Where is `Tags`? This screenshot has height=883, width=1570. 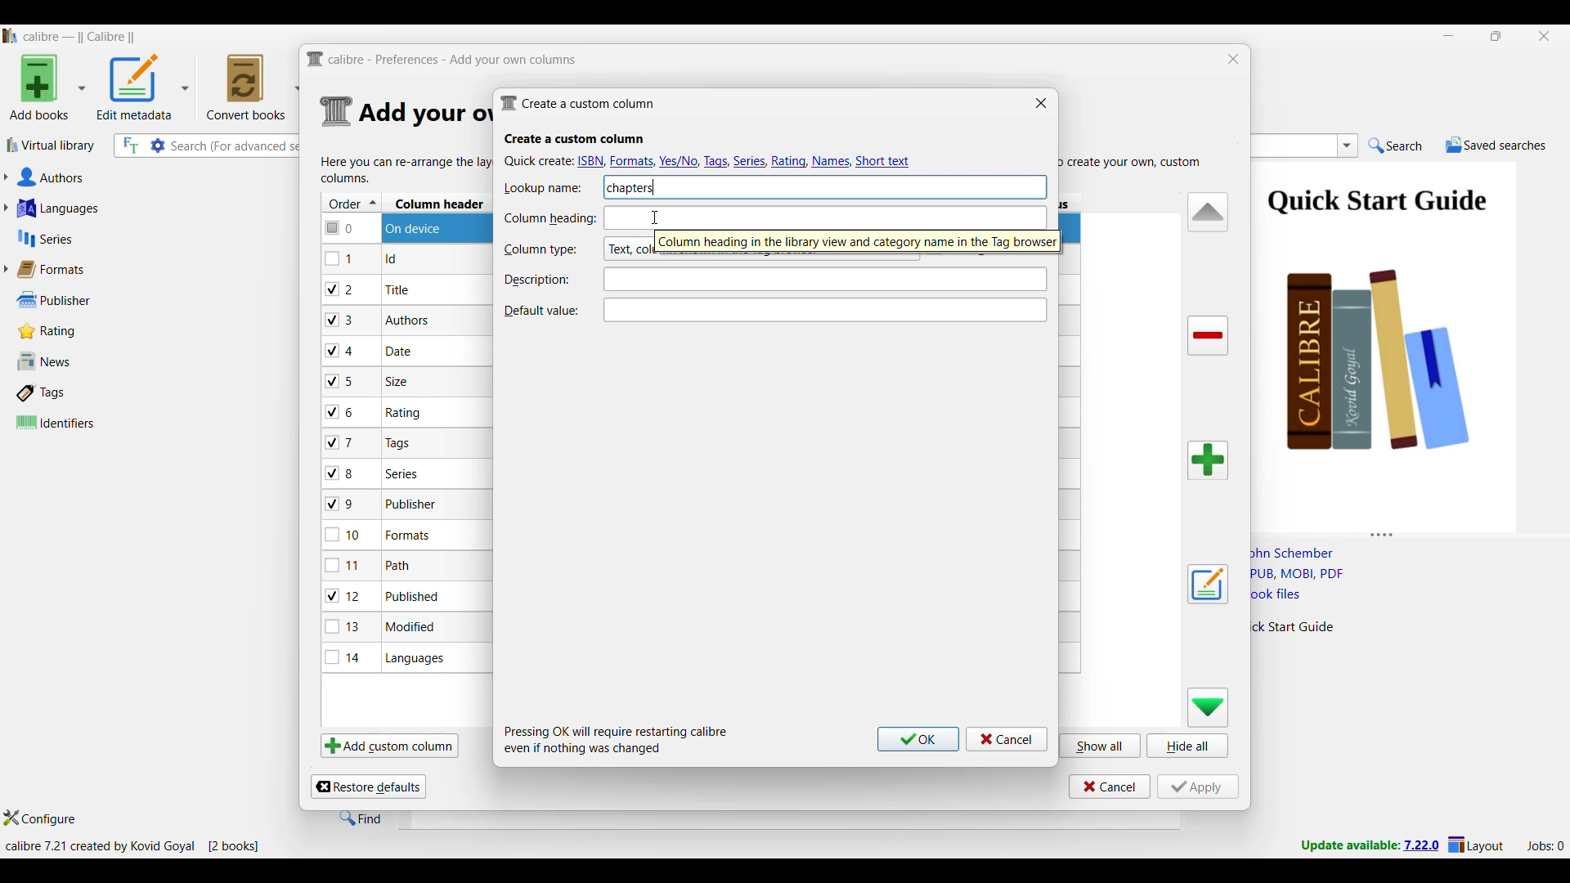 Tags is located at coordinates (76, 392).